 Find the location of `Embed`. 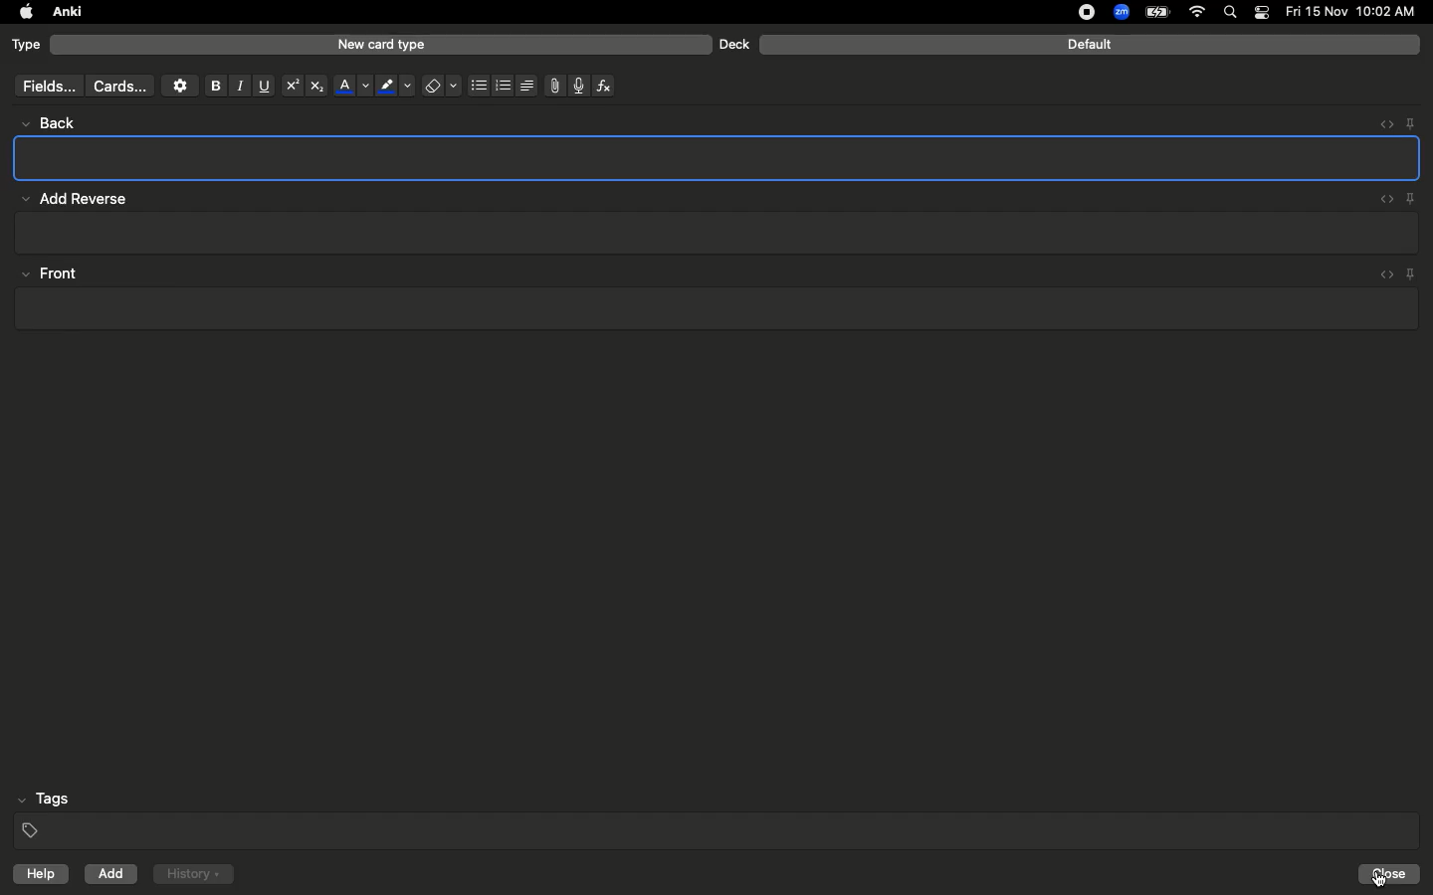

Embed is located at coordinates (1380, 124).